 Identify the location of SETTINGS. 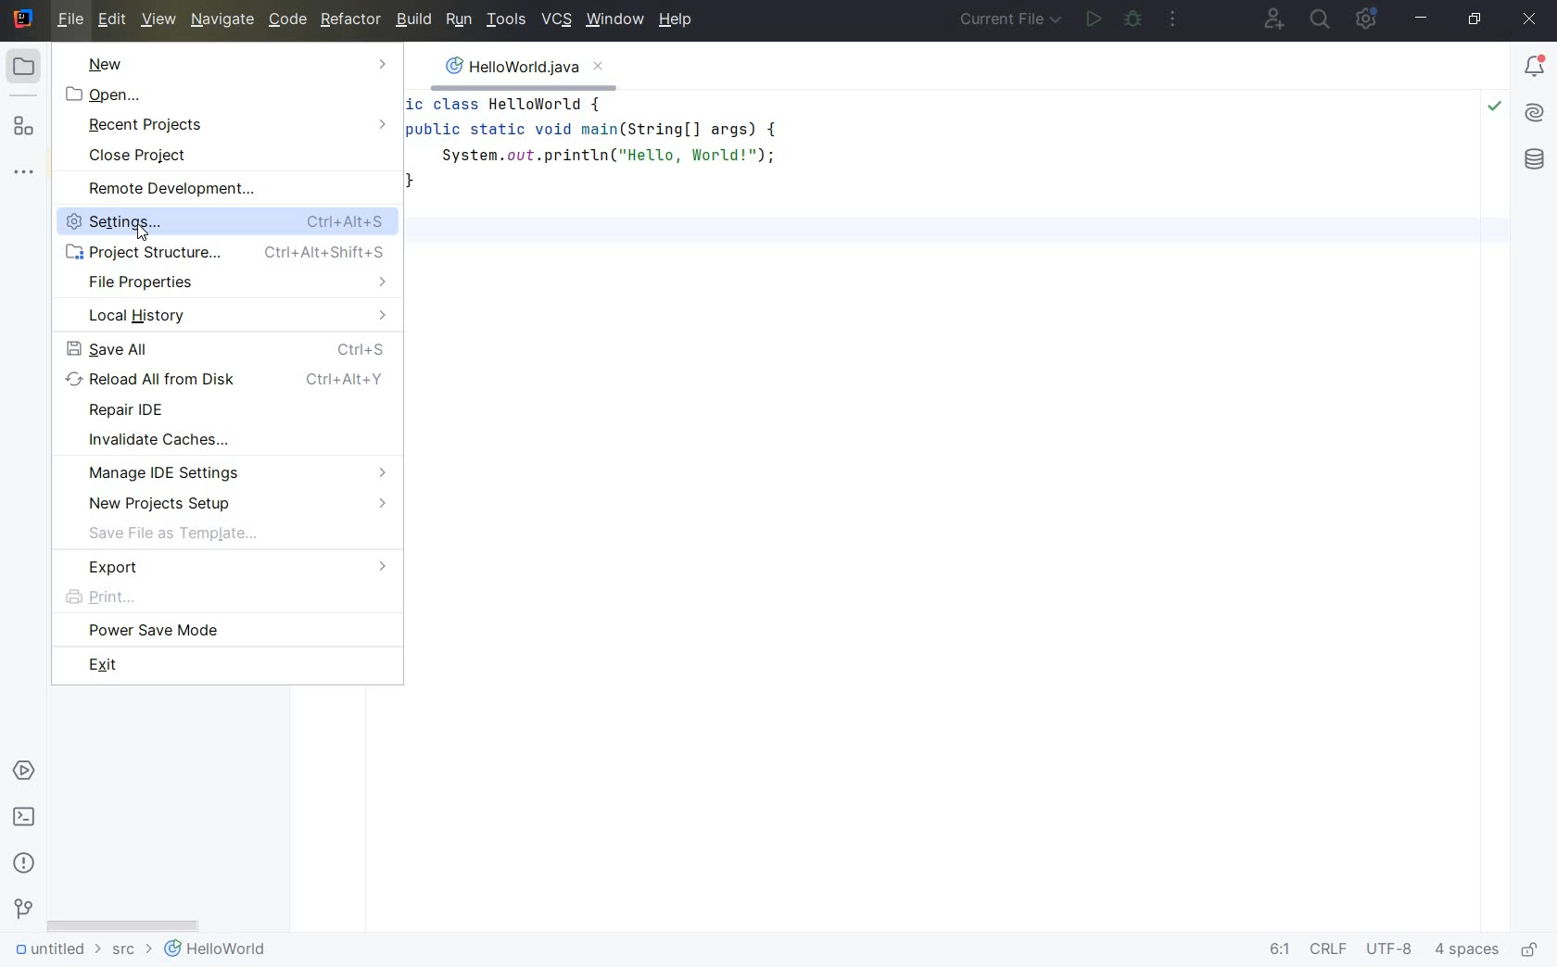
(97, 222).